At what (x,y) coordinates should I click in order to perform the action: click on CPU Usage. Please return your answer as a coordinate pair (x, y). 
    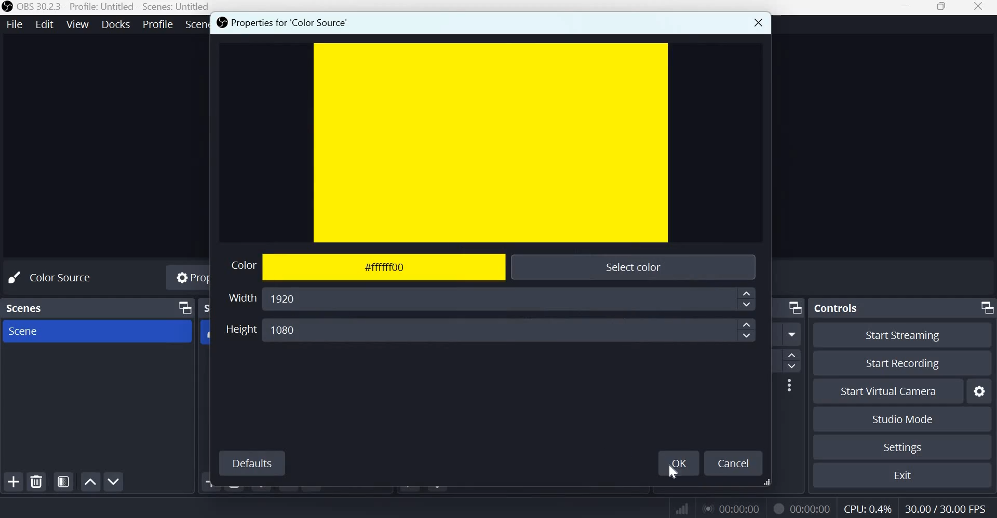
    Looking at the image, I should click on (867, 509).